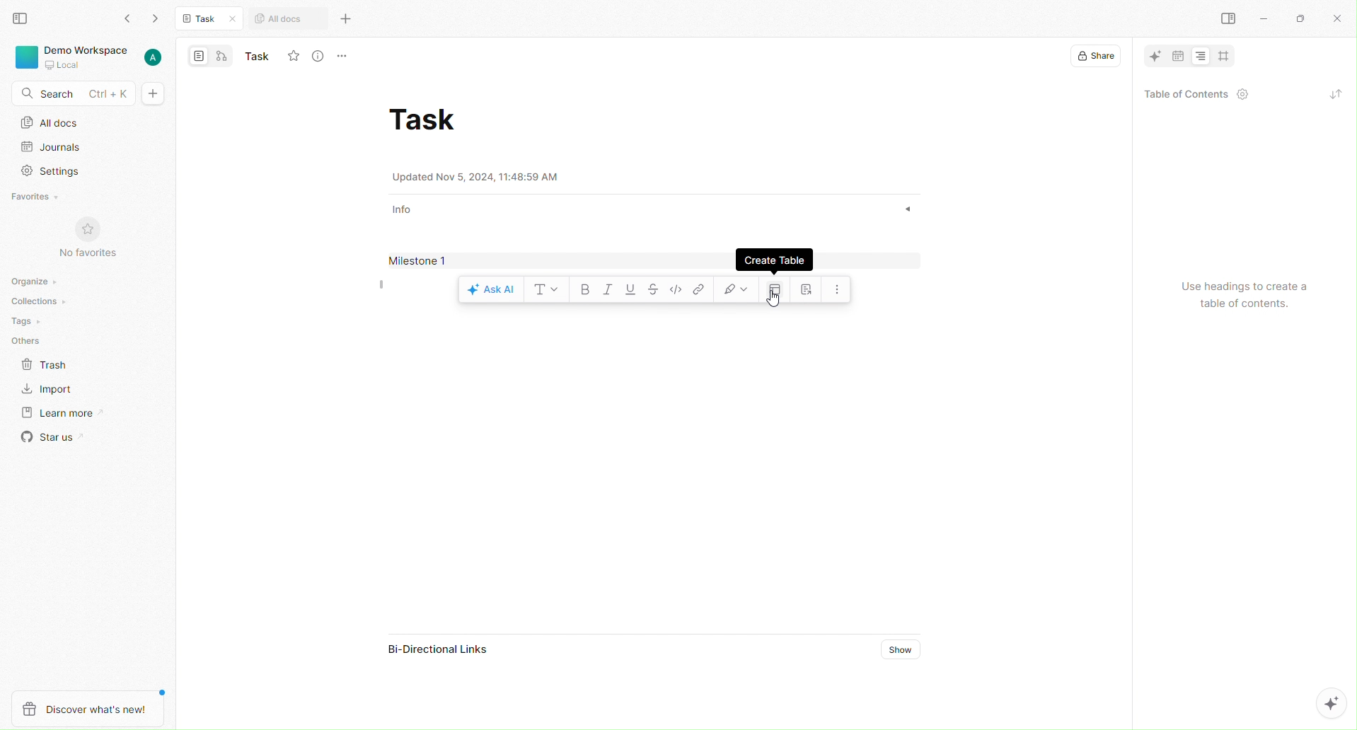 Image resolution: width=1357 pixels, height=730 pixels. What do you see at coordinates (23, 320) in the screenshot?
I see `Tags` at bounding box center [23, 320].